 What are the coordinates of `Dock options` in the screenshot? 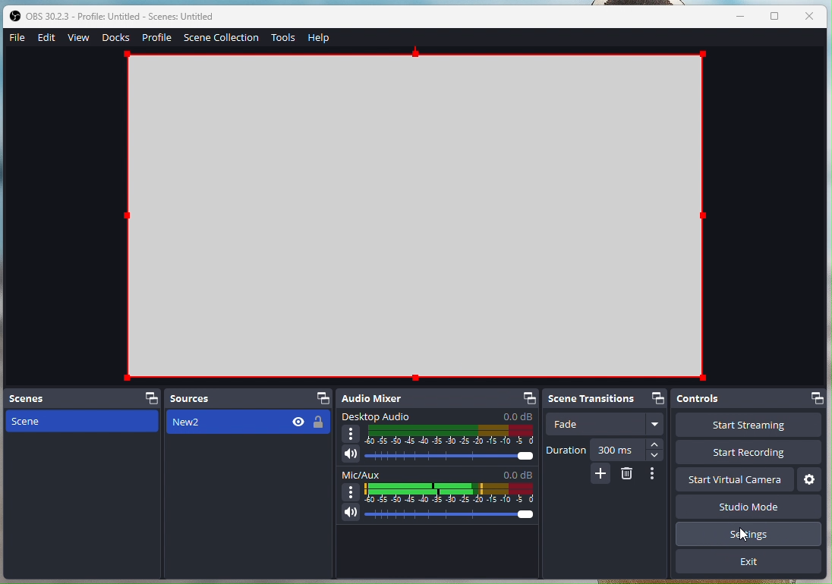 It's located at (656, 396).